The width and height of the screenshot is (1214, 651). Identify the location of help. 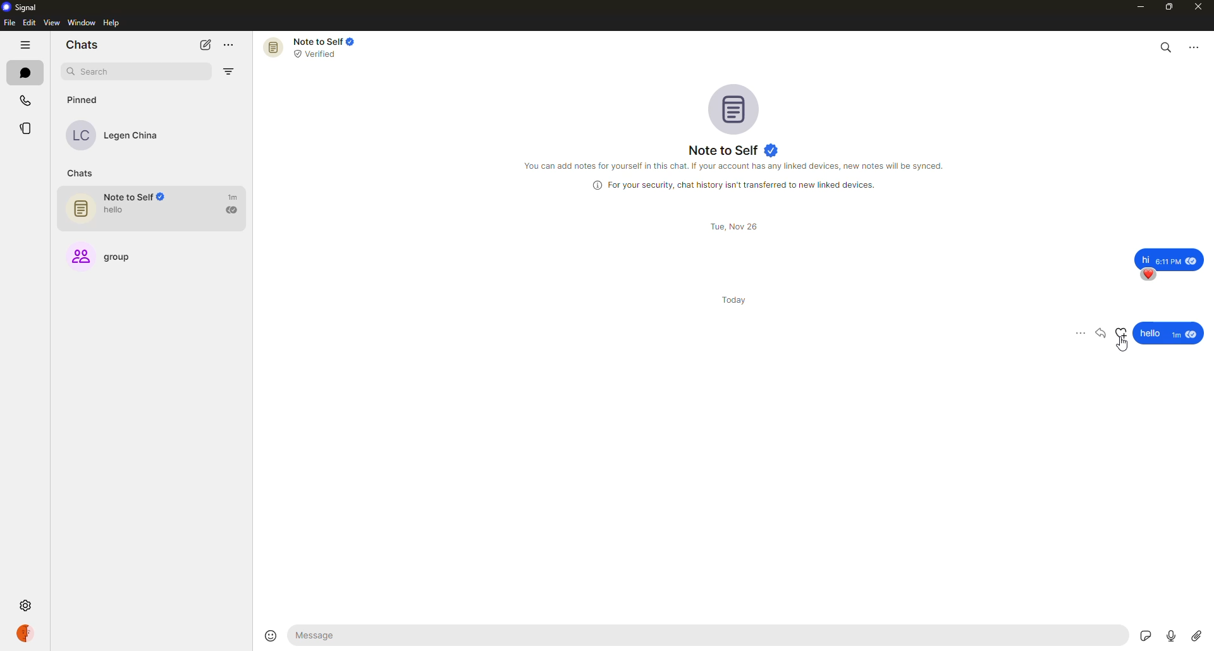
(112, 23).